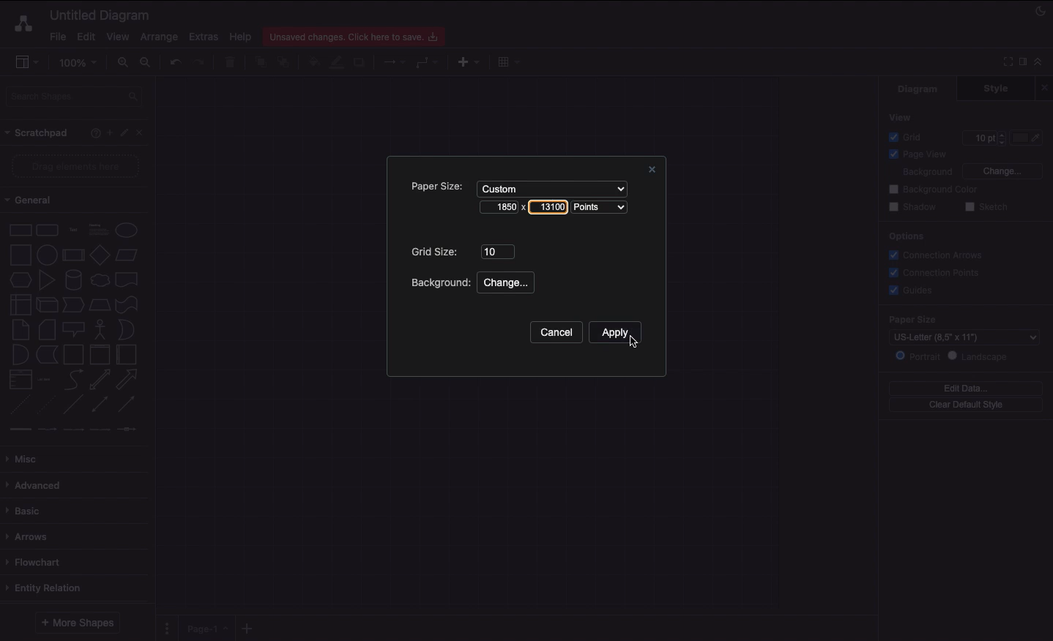  What do you see at coordinates (915, 155) in the screenshot?
I see `Page view` at bounding box center [915, 155].